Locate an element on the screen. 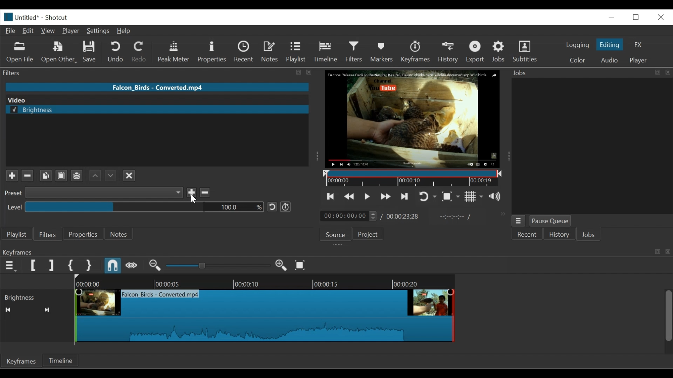  Keyframe is located at coordinates (367, 314).